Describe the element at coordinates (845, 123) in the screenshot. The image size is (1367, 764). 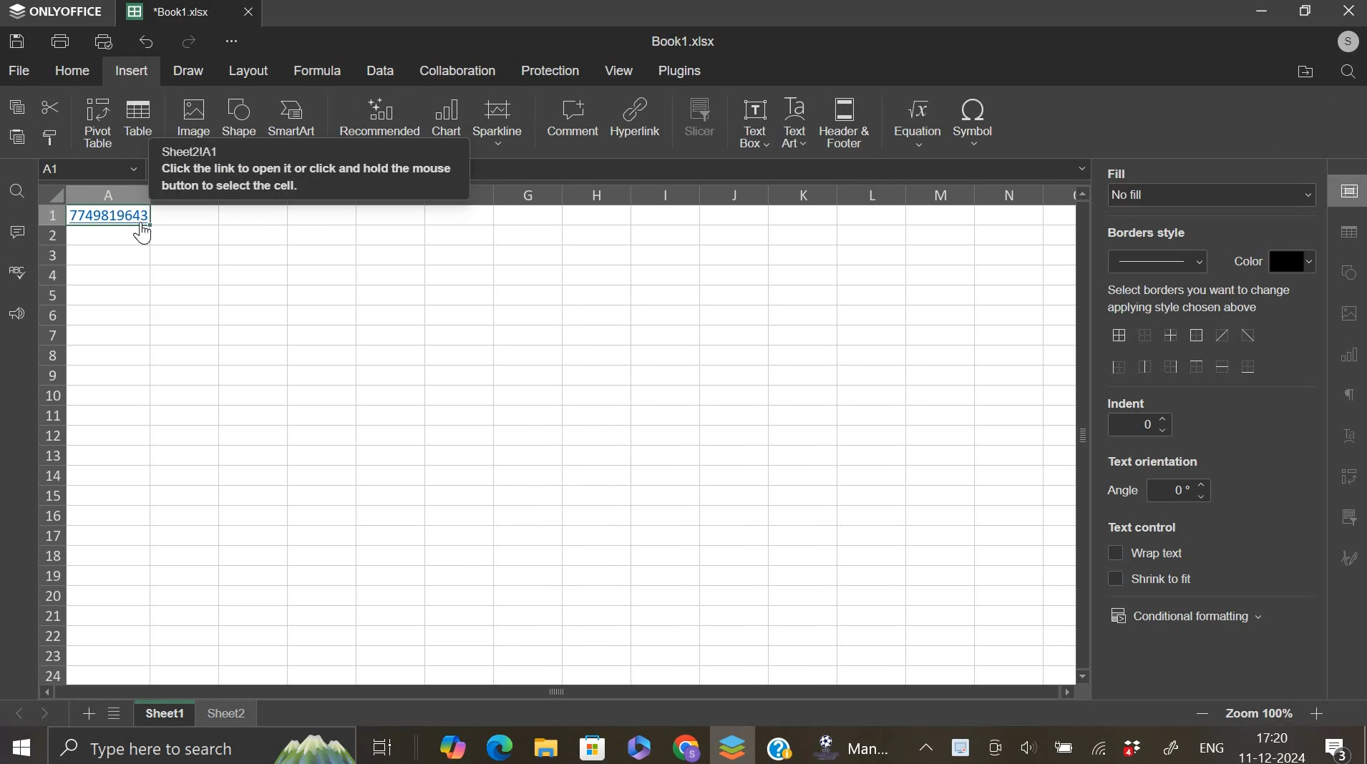
I see `header & footer` at that location.